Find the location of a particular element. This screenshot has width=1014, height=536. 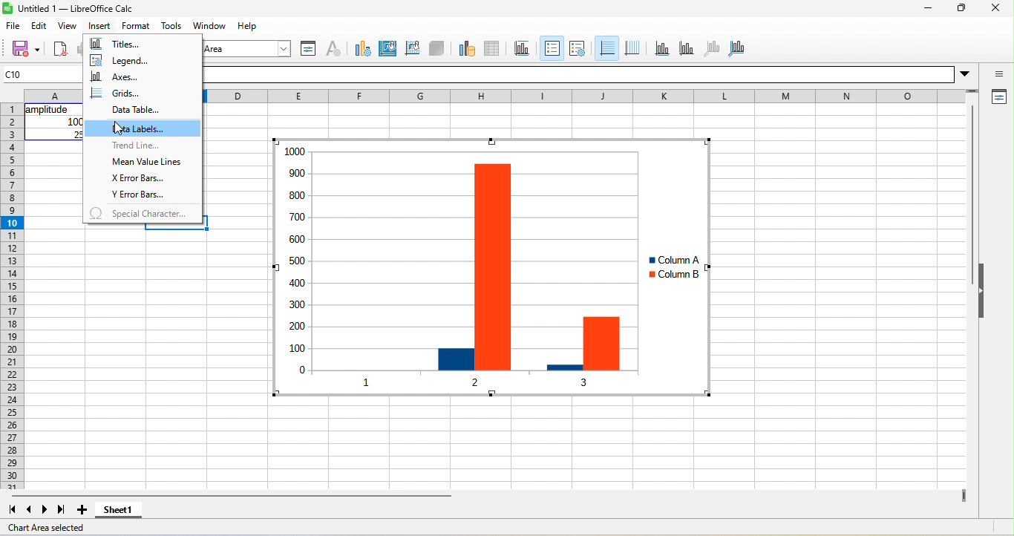

horizontal grids is located at coordinates (606, 49).